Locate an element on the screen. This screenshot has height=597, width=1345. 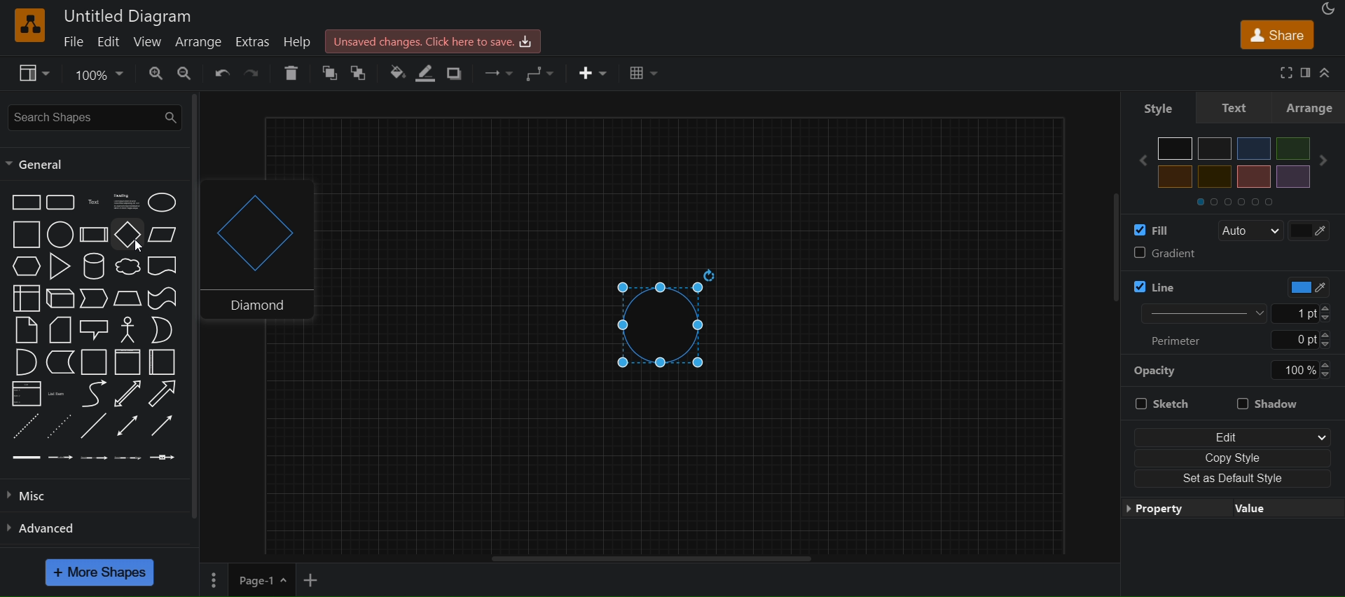
process is located at coordinates (94, 235).